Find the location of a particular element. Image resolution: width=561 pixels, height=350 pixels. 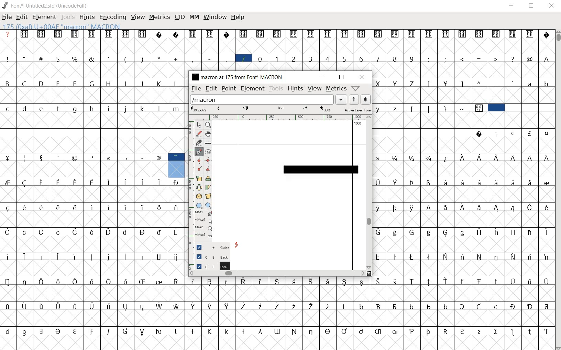

Symbol is located at coordinates (211, 330).